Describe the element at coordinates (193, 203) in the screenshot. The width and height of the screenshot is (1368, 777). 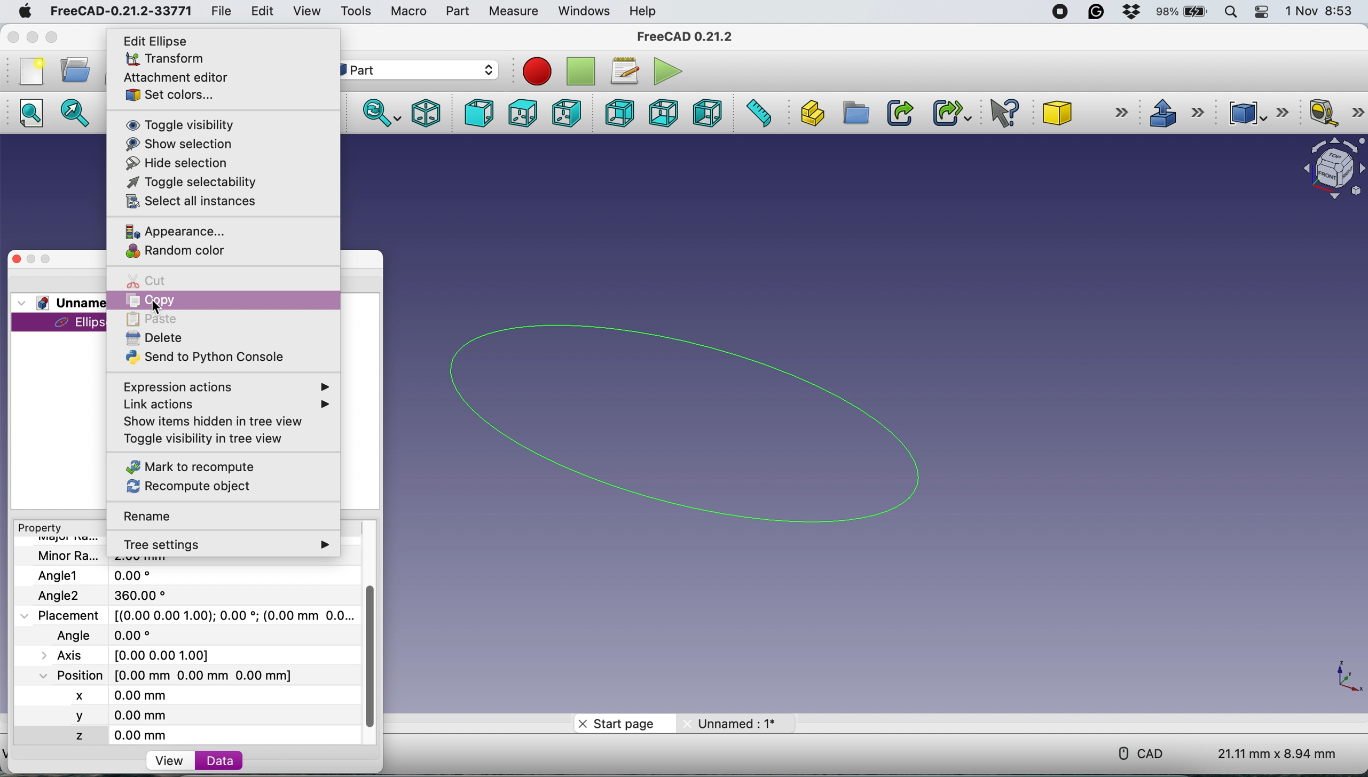
I see `select all instances` at that location.